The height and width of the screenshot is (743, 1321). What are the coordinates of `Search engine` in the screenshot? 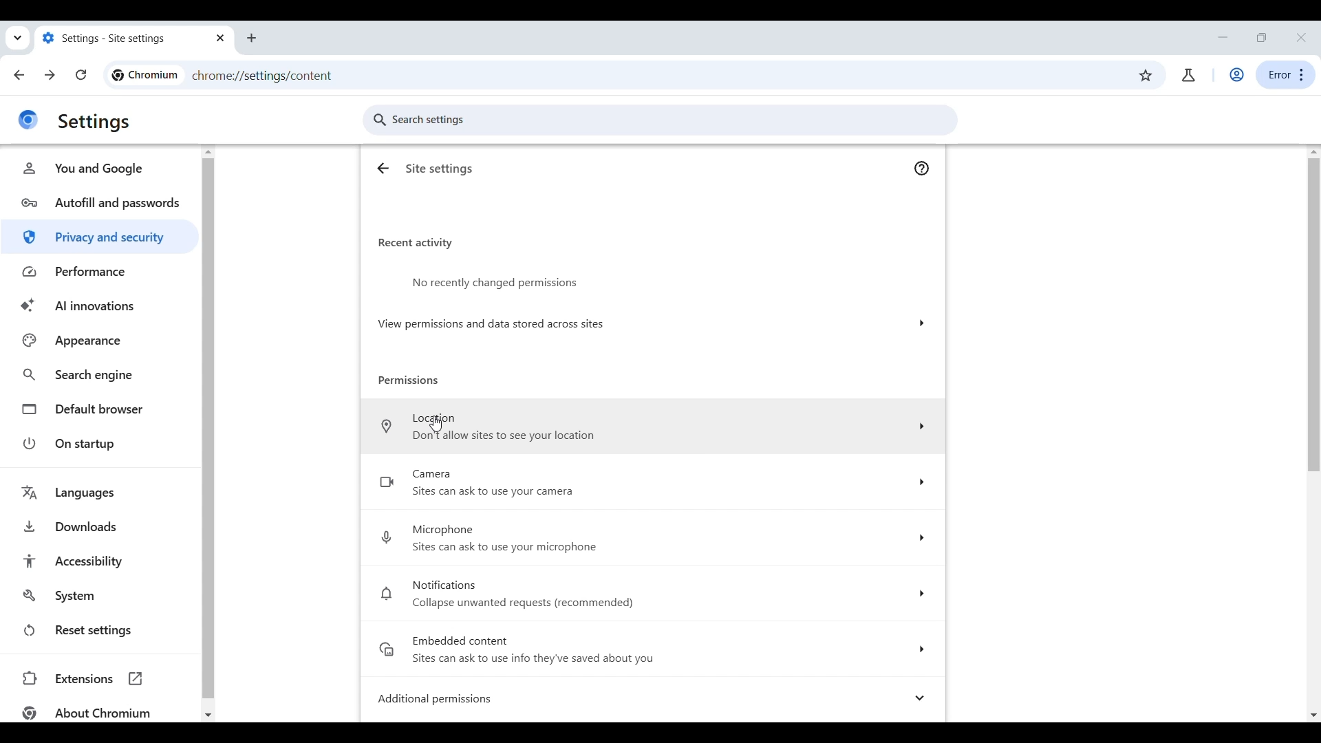 It's located at (100, 374).